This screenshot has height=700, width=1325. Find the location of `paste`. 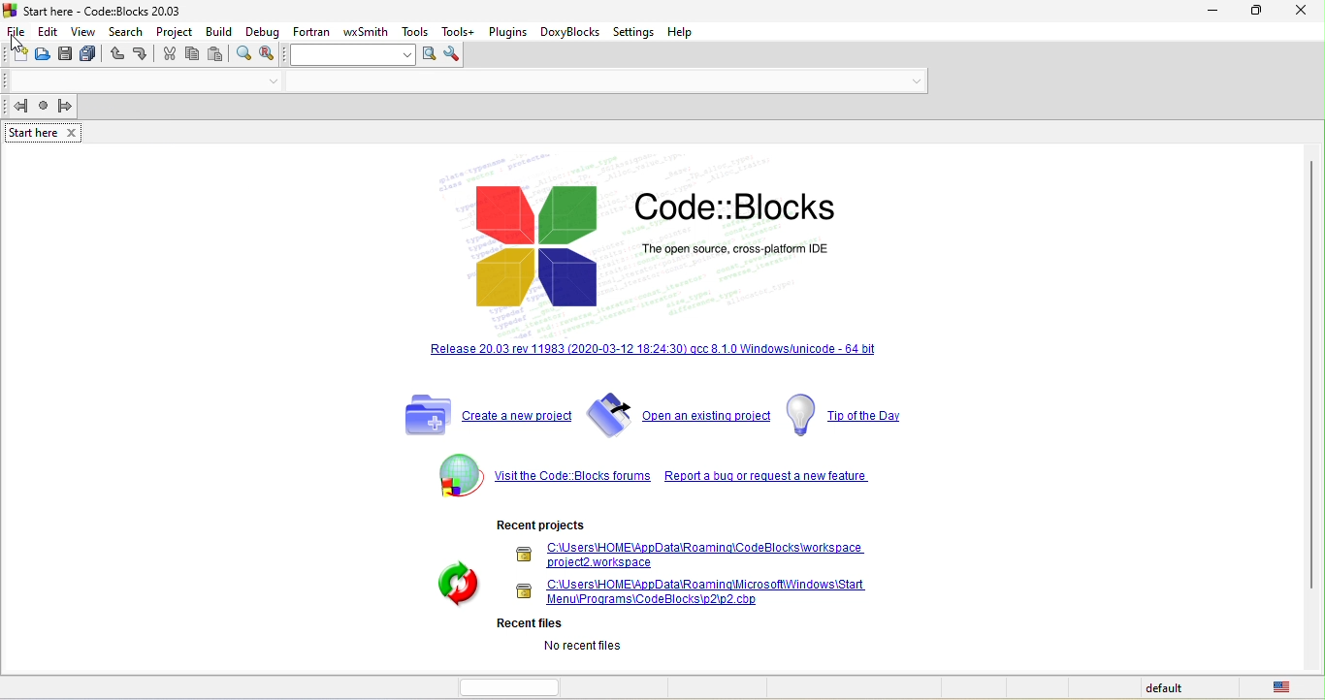

paste is located at coordinates (220, 55).